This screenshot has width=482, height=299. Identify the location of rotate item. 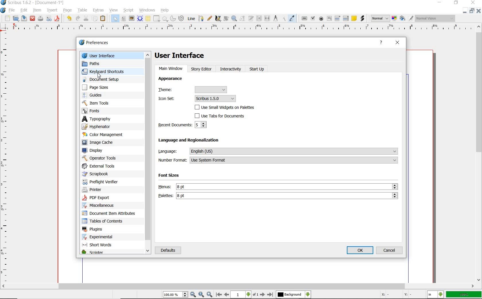
(226, 19).